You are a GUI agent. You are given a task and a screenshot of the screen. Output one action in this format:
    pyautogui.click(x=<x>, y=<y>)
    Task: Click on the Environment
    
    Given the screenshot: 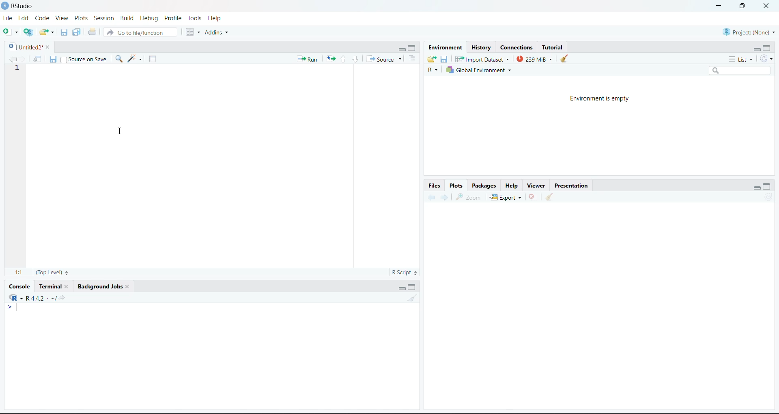 What is the action you would take?
    pyautogui.click(x=446, y=49)
    